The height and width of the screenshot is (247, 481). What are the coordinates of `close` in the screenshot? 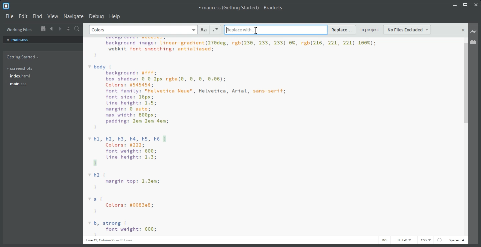 It's located at (463, 30).